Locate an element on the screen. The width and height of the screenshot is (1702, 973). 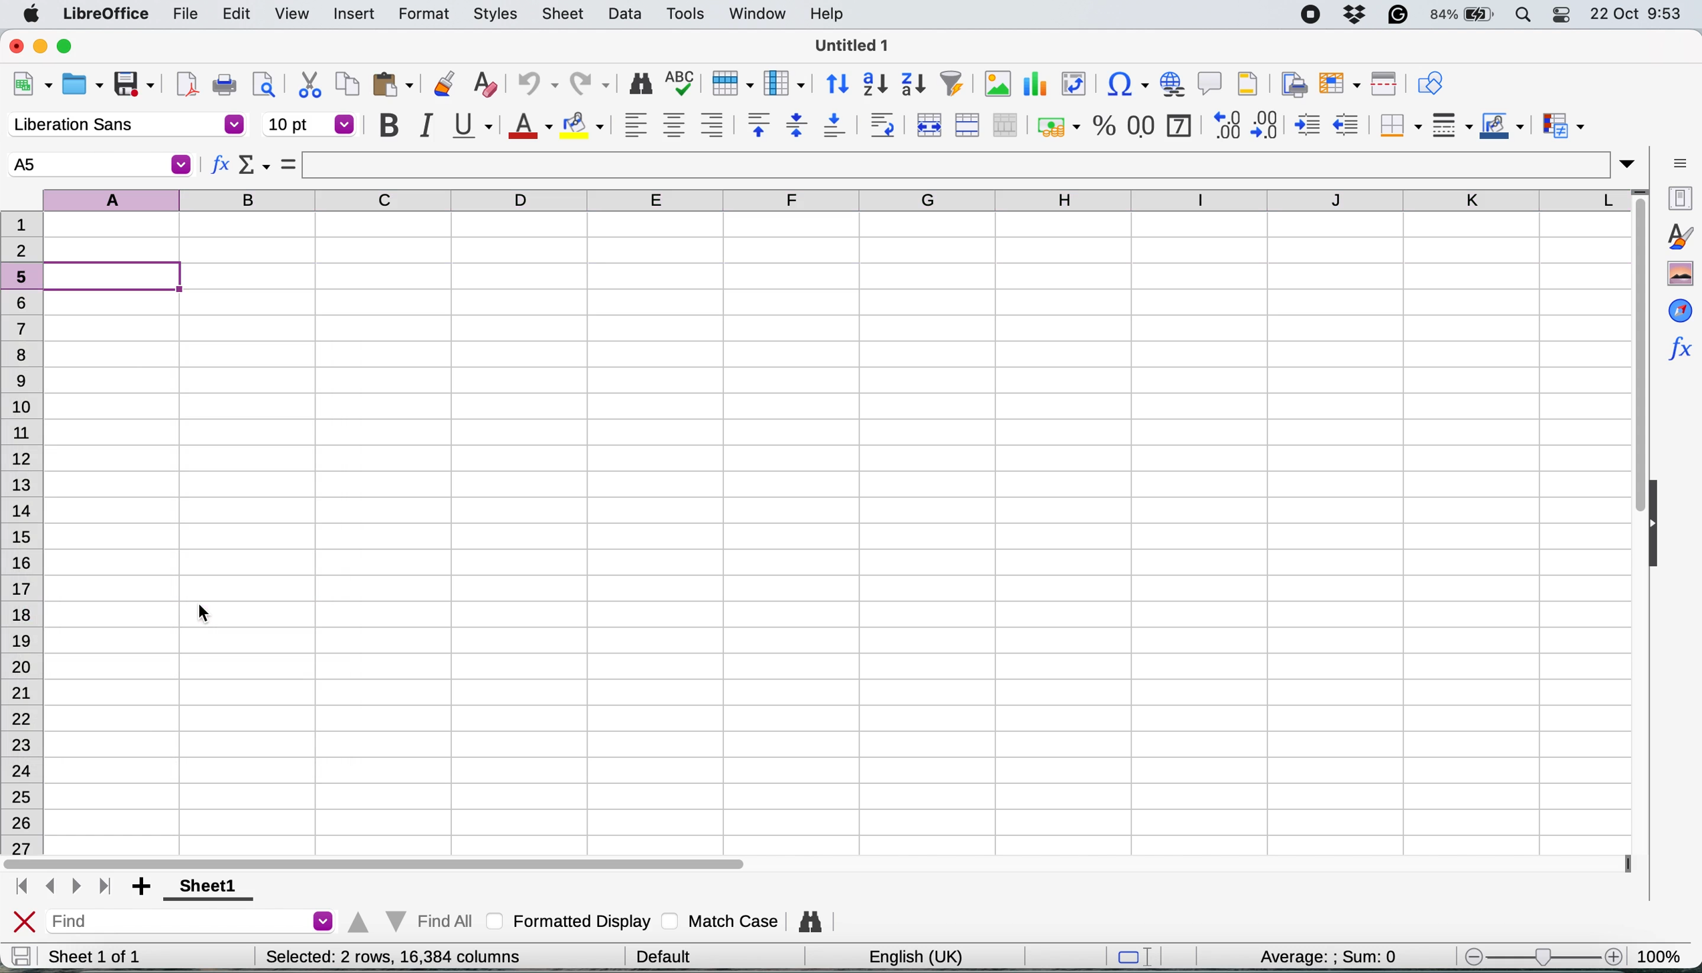
styles is located at coordinates (496, 15).